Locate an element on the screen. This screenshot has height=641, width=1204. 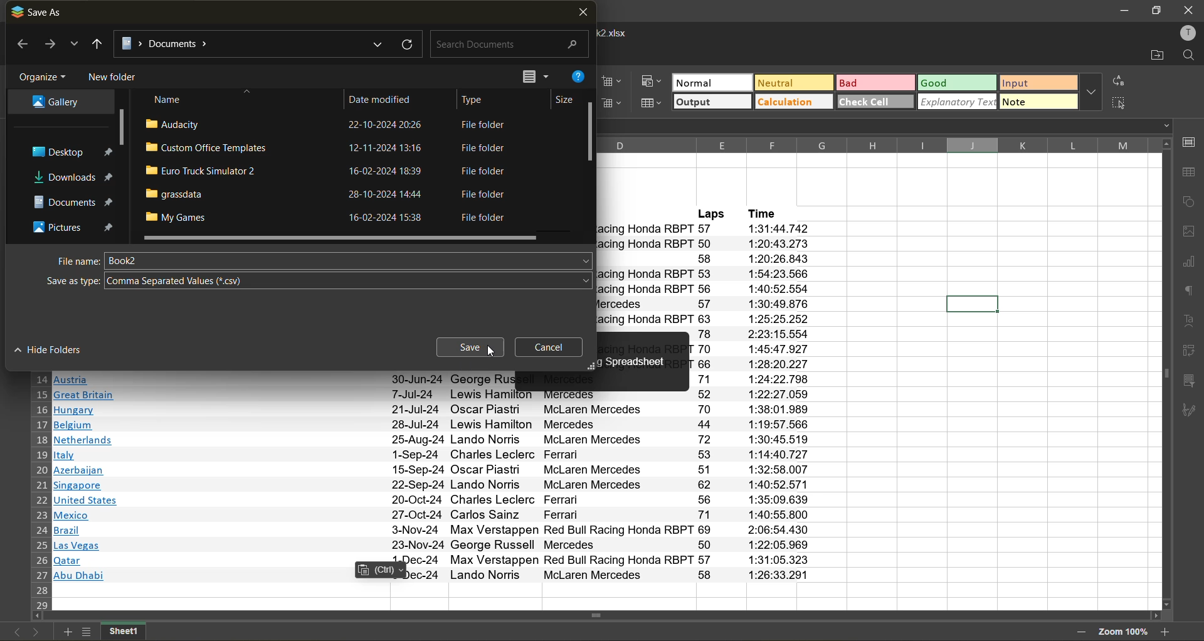
file is located at coordinates (329, 172).